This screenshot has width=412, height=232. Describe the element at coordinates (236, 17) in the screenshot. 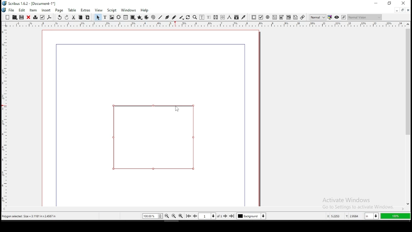

I see `copy item properties` at that location.